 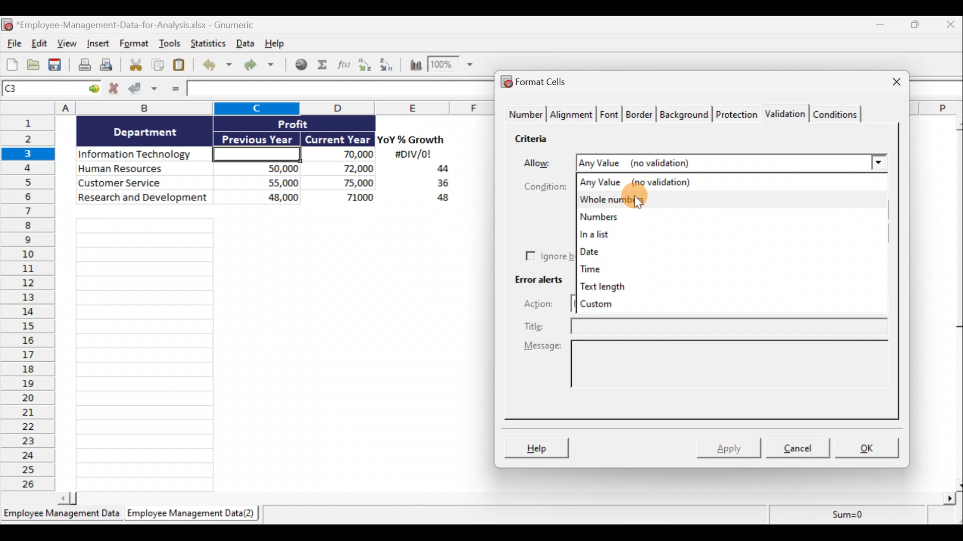 What do you see at coordinates (801, 449) in the screenshot?
I see `Cancel` at bounding box center [801, 449].